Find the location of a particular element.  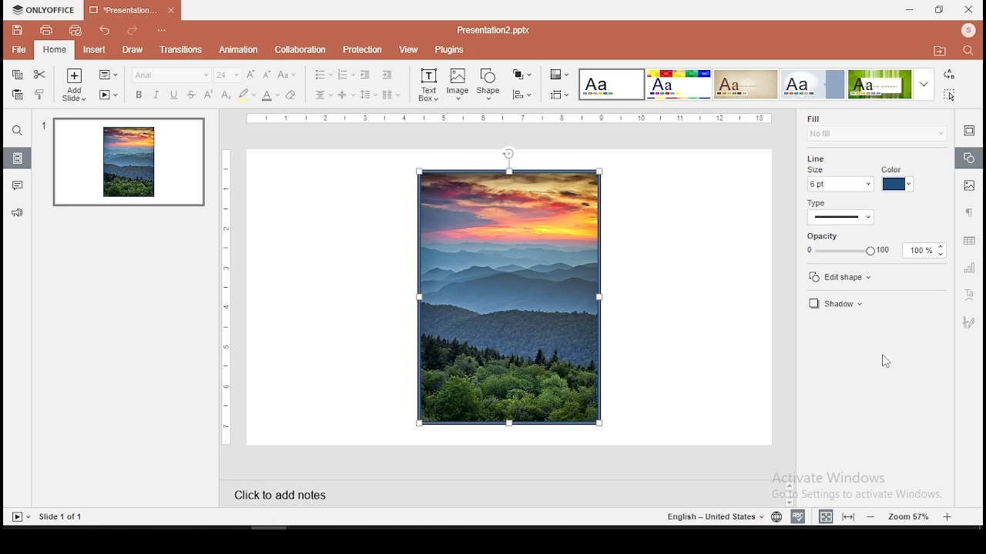

horizontal scale is located at coordinates (515, 118).